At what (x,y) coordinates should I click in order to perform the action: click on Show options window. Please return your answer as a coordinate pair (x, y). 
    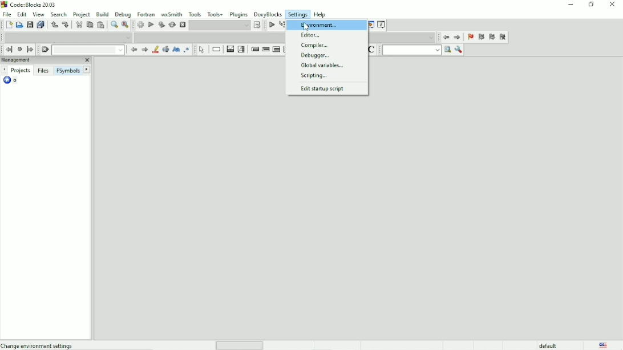
    Looking at the image, I should click on (459, 50).